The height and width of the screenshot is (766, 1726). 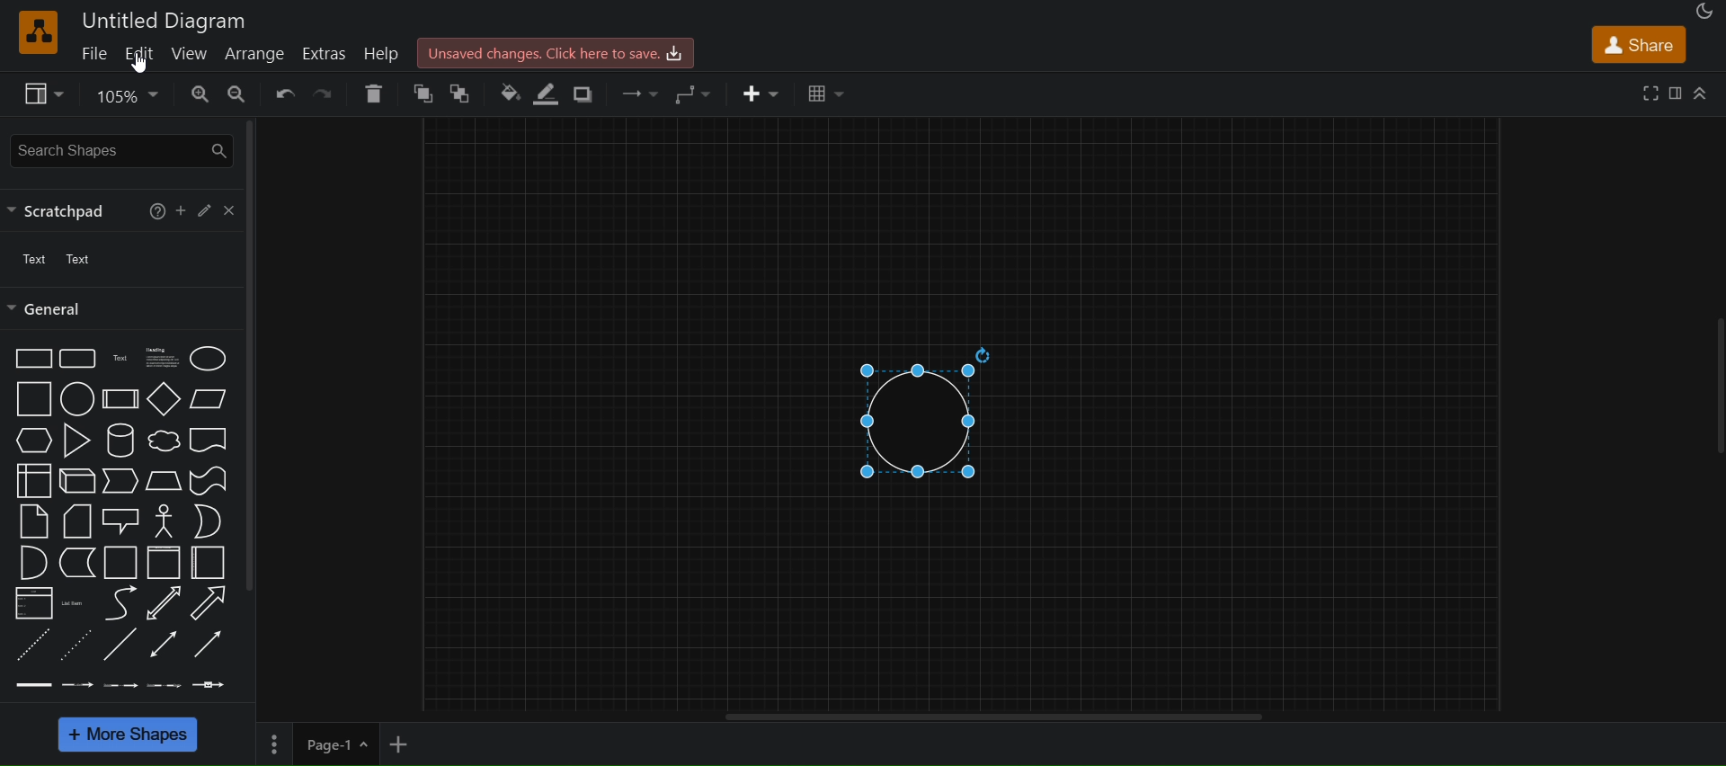 What do you see at coordinates (165, 604) in the screenshot?
I see `bidirectional arrow` at bounding box center [165, 604].